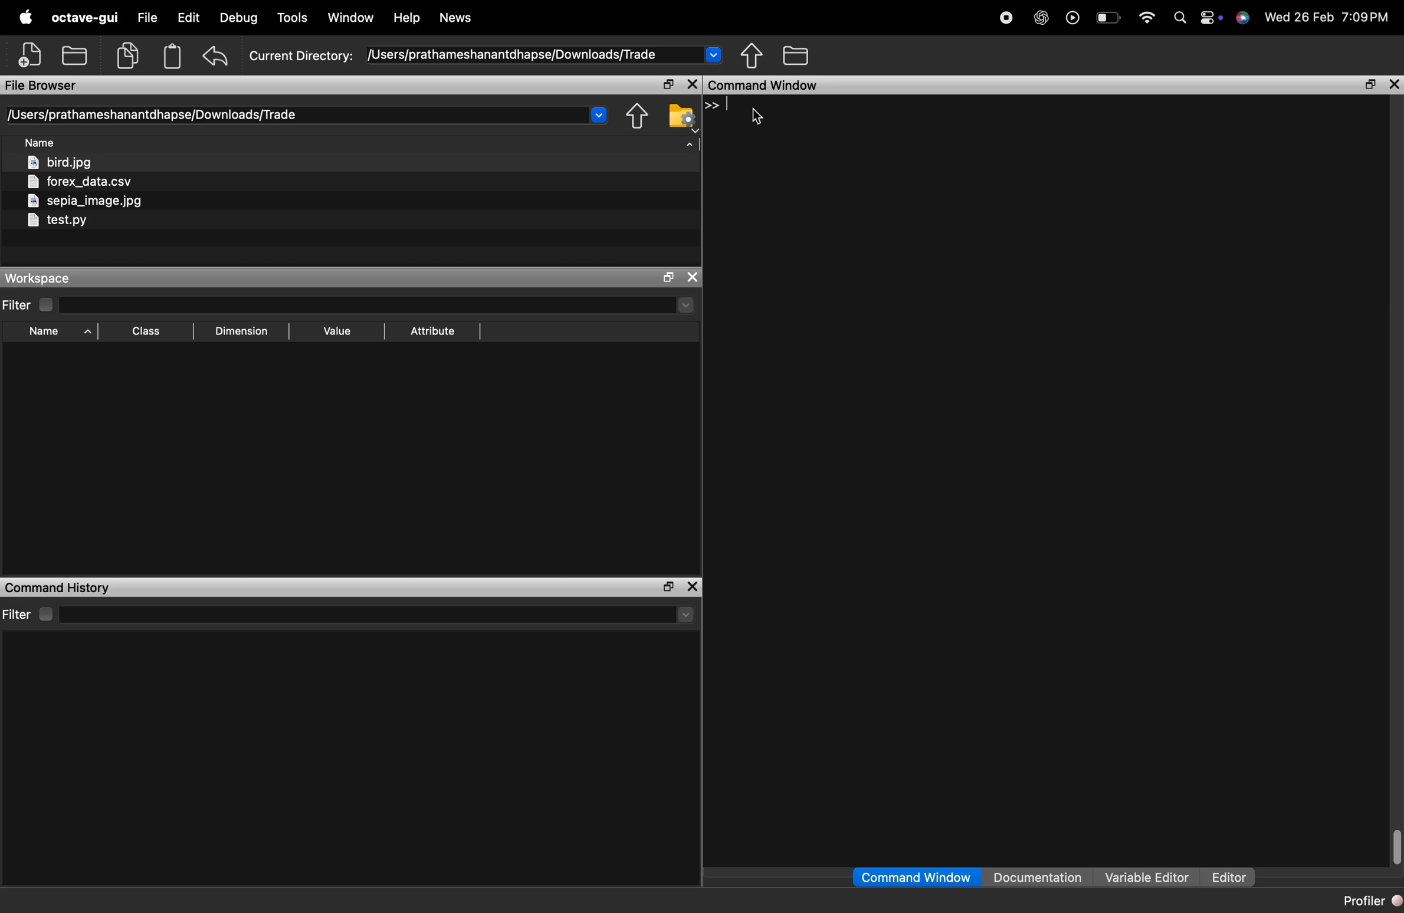 Image resolution: width=1404 pixels, height=913 pixels. What do you see at coordinates (28, 18) in the screenshot?
I see `apple logo` at bounding box center [28, 18].